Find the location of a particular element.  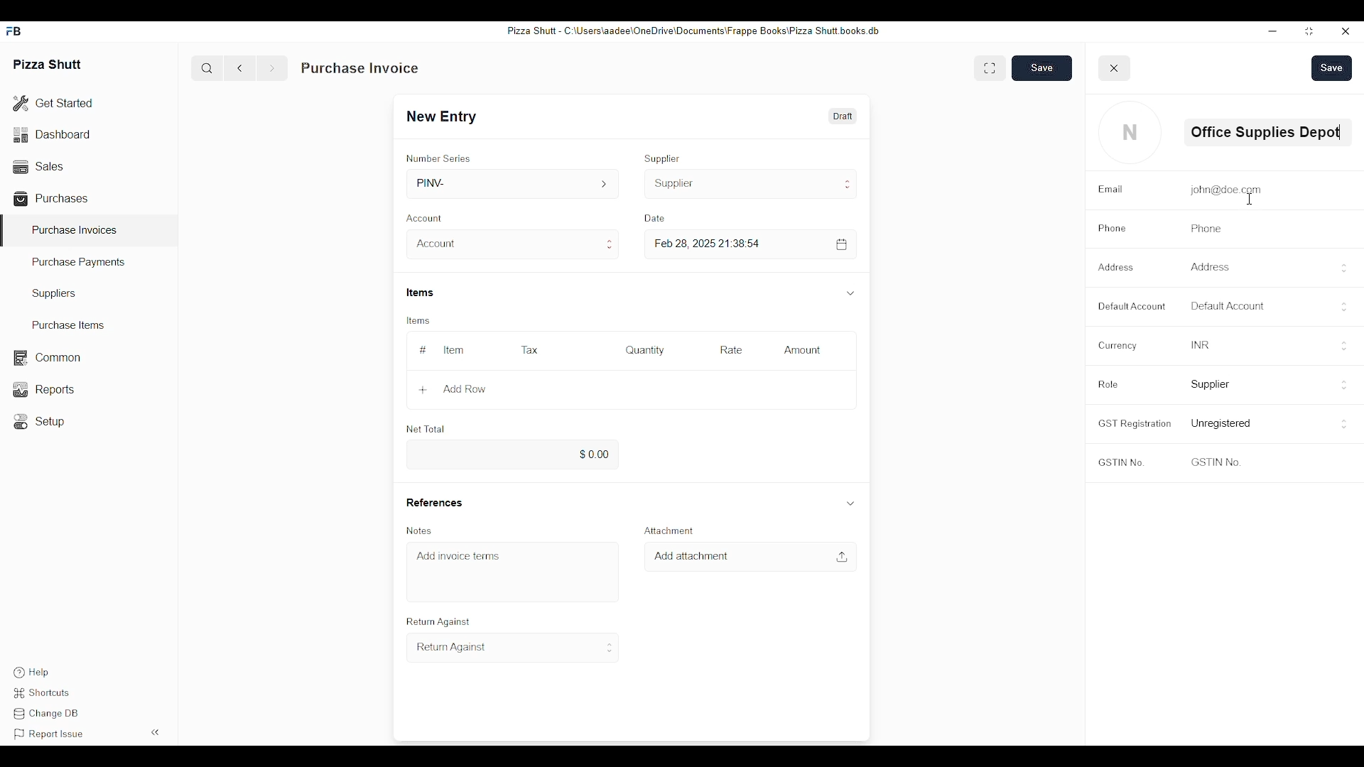

Phone is located at coordinates (1112, 229).